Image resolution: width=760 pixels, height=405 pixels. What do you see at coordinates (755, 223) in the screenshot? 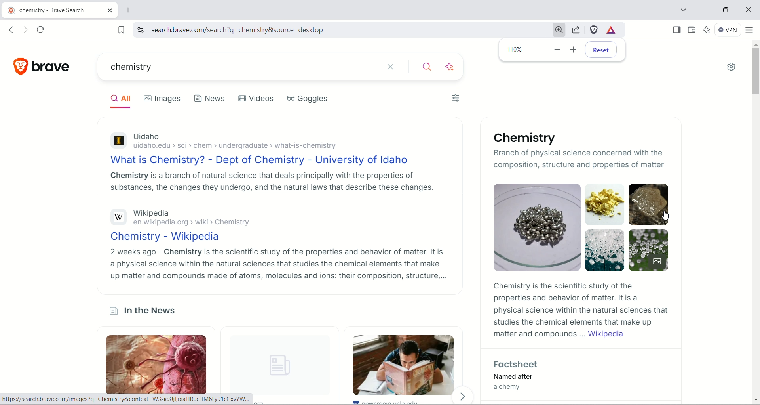
I see `vertical scroll bar` at bounding box center [755, 223].